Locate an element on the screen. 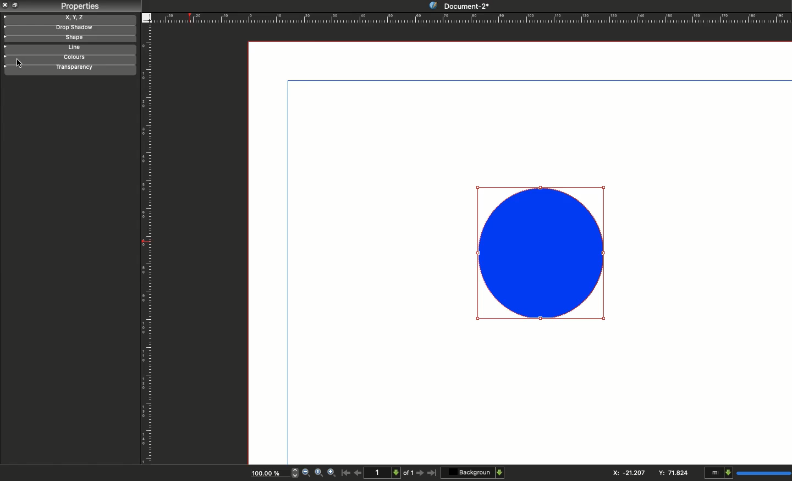 The image size is (792, 481). Transparency is located at coordinates (68, 68).